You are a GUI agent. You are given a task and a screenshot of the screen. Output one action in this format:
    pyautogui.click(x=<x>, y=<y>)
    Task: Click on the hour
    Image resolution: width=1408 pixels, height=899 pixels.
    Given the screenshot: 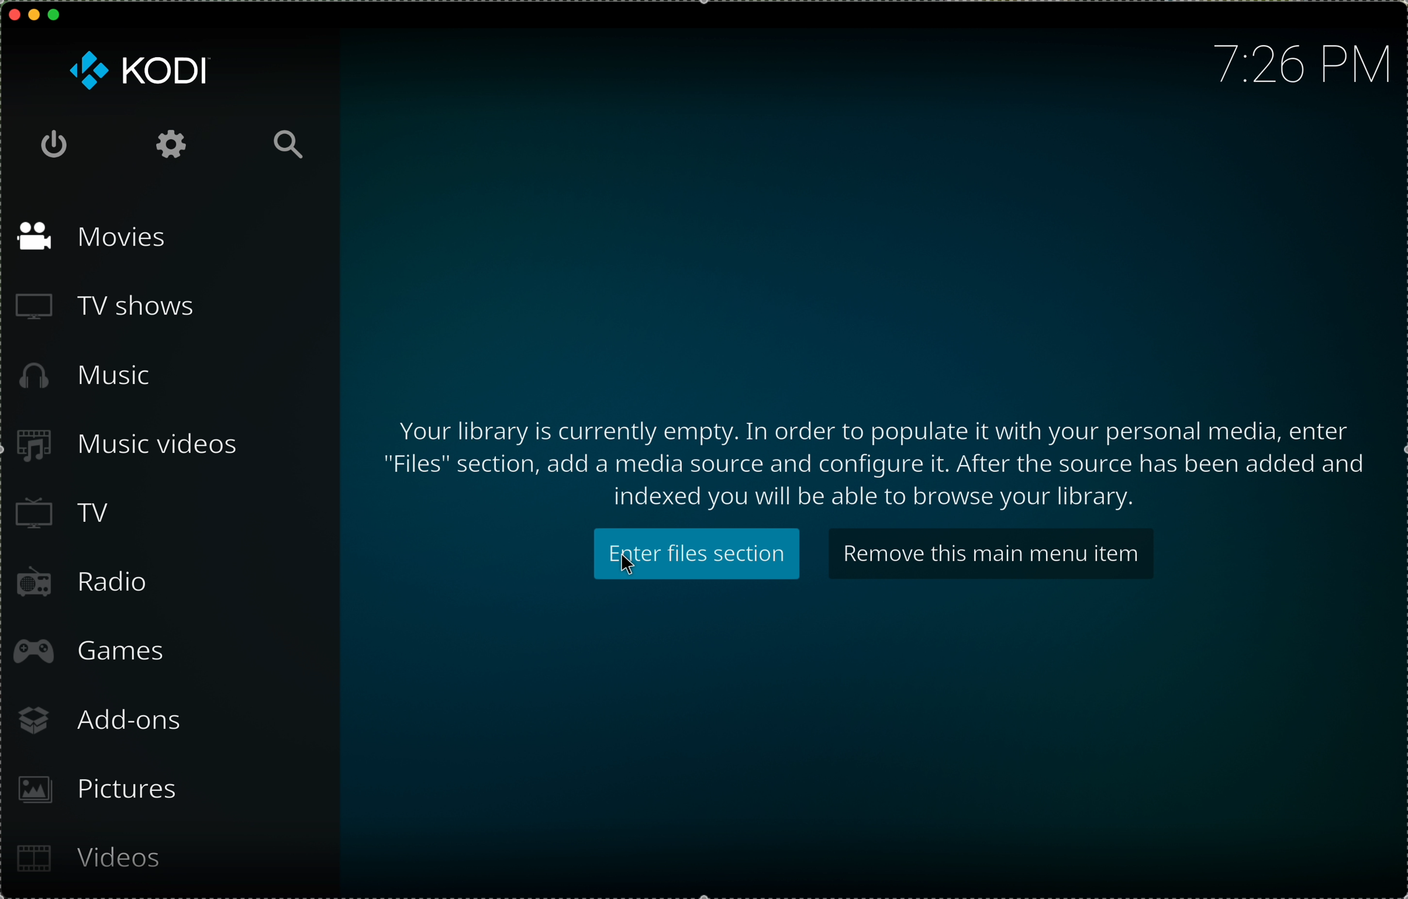 What is the action you would take?
    pyautogui.click(x=1304, y=63)
    